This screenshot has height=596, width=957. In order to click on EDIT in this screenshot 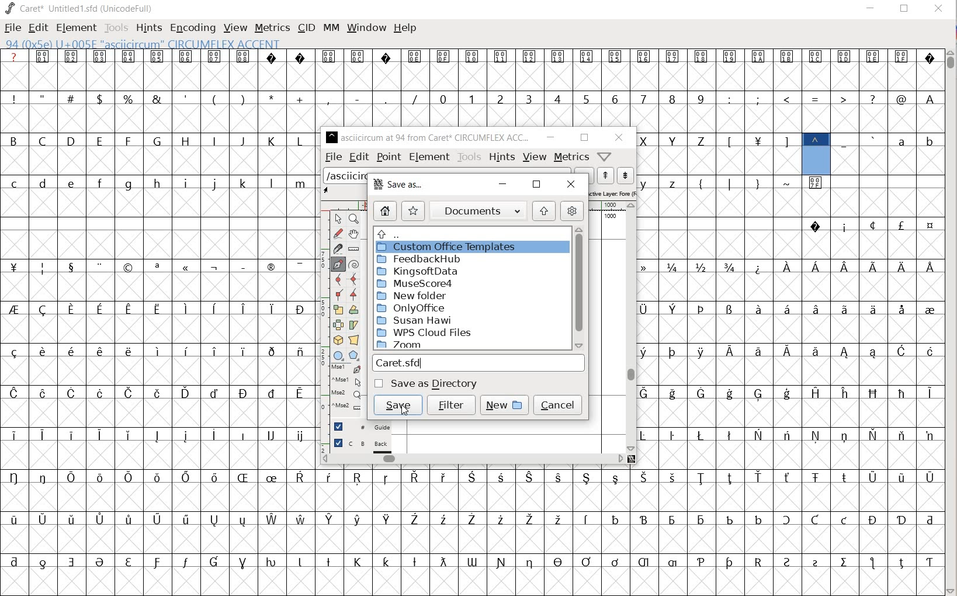, I will do `click(39, 28)`.